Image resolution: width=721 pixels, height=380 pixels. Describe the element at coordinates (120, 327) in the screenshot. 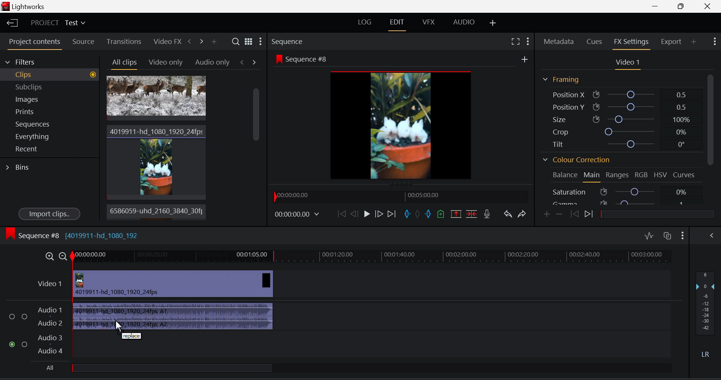

I see `cursor` at that location.